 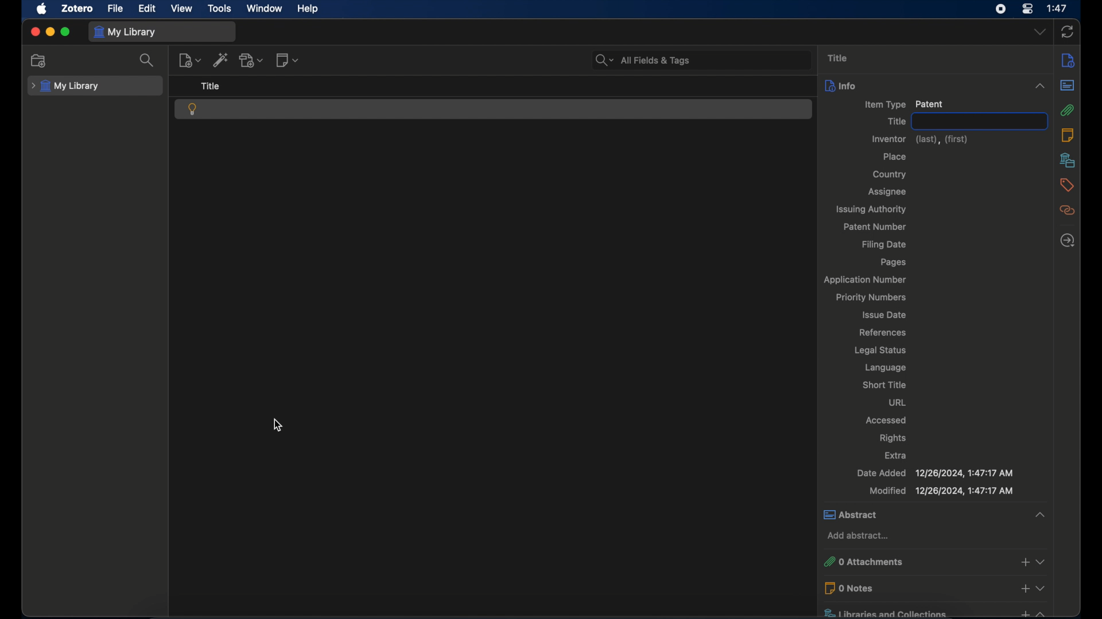 What do you see at coordinates (1068, 160) in the screenshot?
I see `libraries` at bounding box center [1068, 160].